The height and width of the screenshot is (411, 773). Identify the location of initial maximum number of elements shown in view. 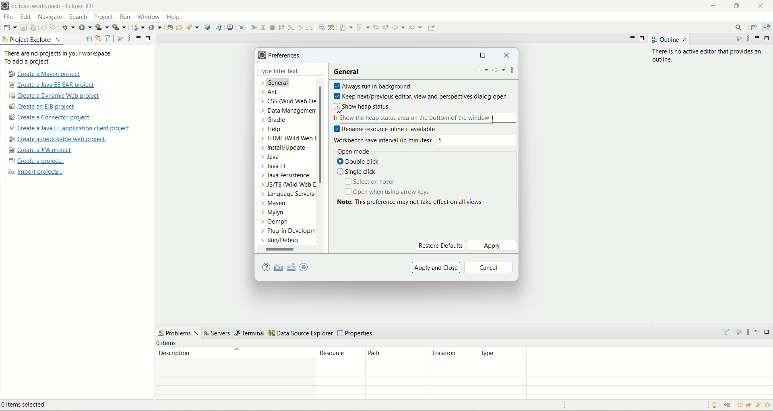
(426, 117).